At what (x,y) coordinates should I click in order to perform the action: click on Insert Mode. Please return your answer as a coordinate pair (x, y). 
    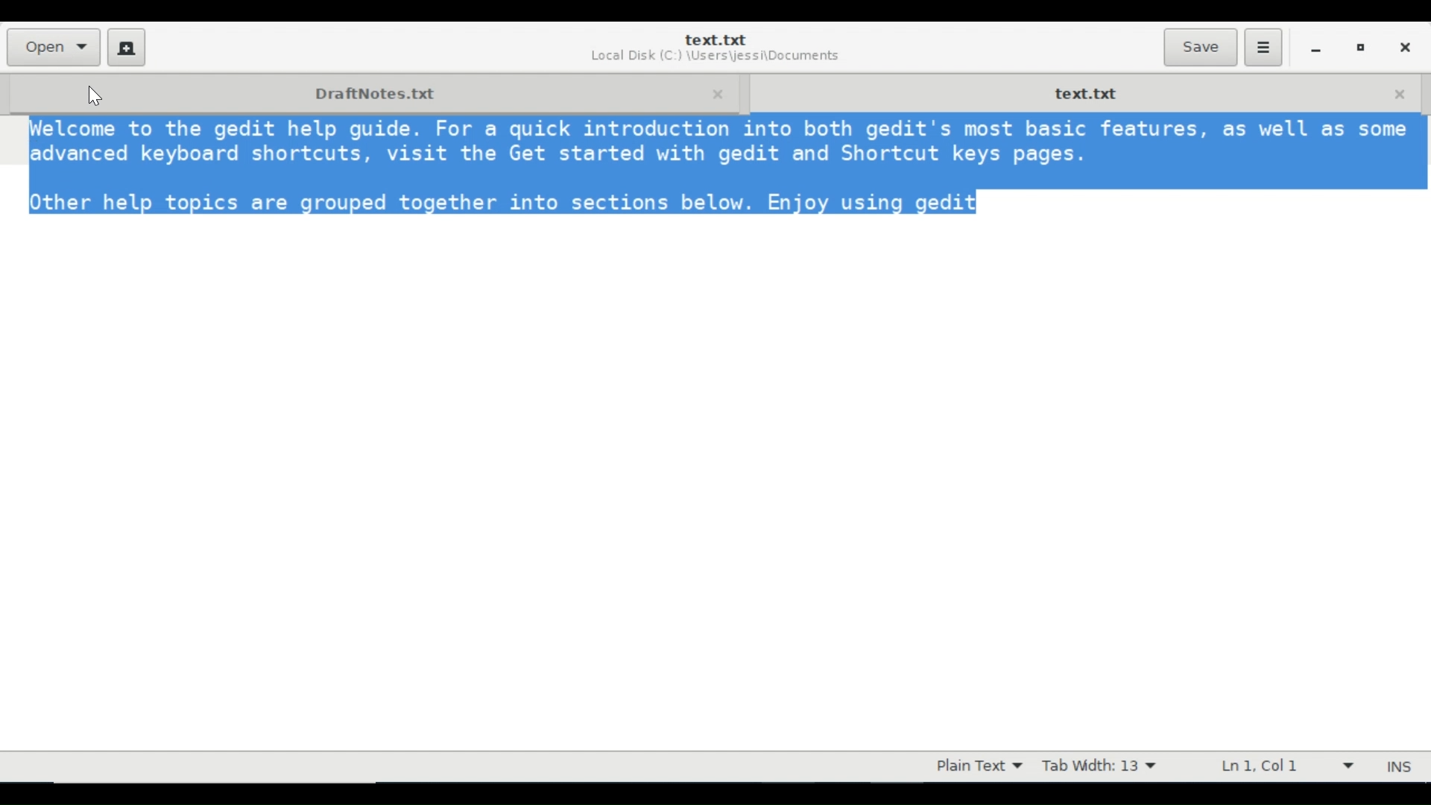
    Looking at the image, I should click on (1401, 767).